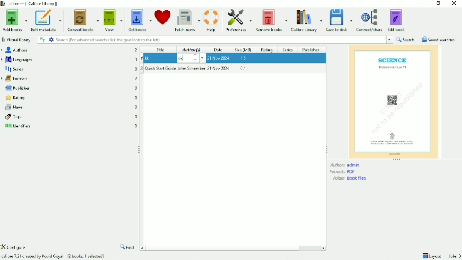  What do you see at coordinates (438, 3) in the screenshot?
I see `Restore down` at bounding box center [438, 3].